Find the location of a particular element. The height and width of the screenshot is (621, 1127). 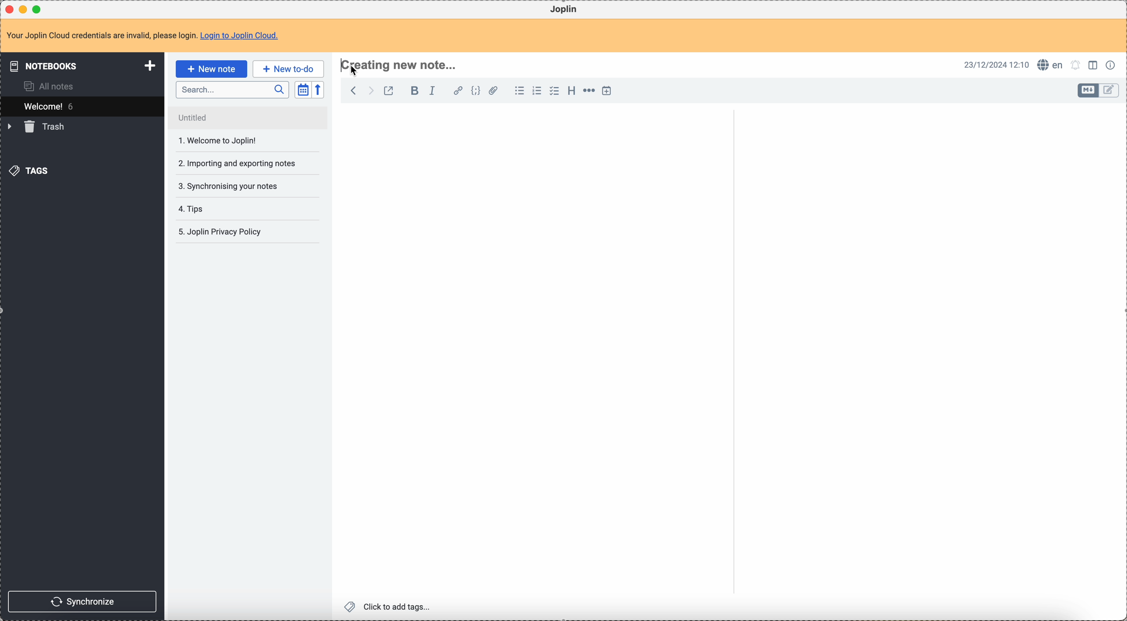

click on new note is located at coordinates (211, 69).